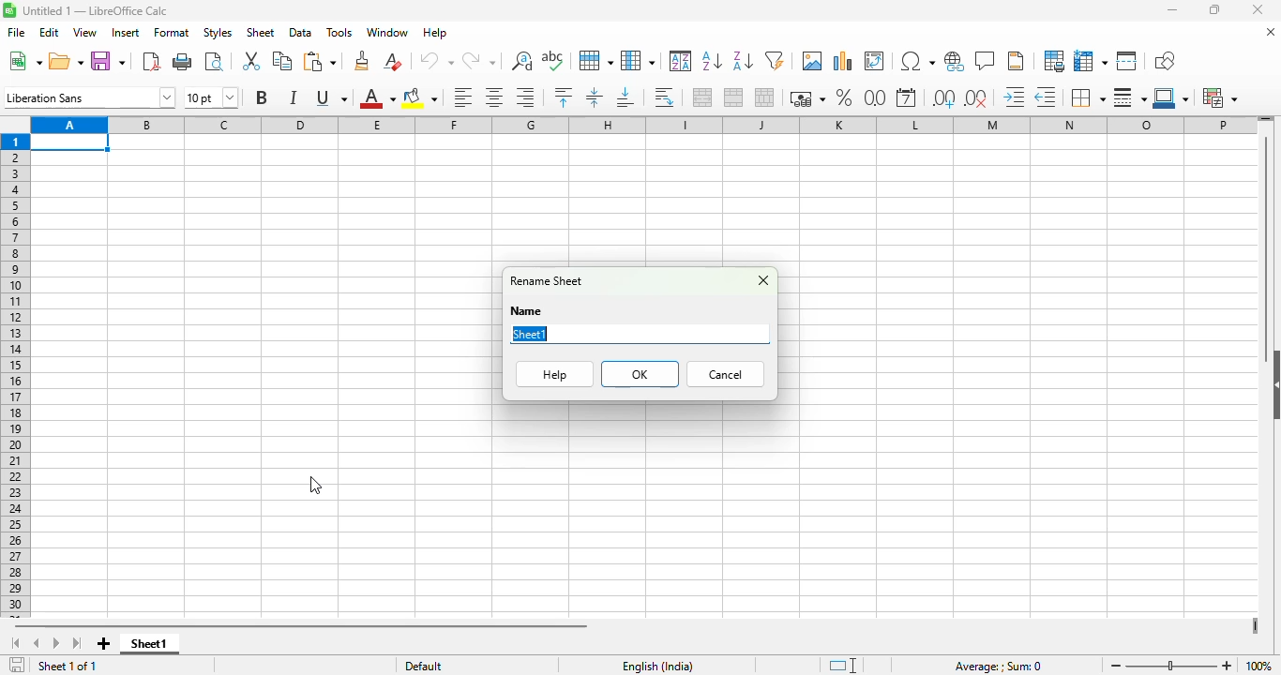 This screenshot has height=675, width=1281. Describe the element at coordinates (764, 97) in the screenshot. I see `unmerge cells` at that location.